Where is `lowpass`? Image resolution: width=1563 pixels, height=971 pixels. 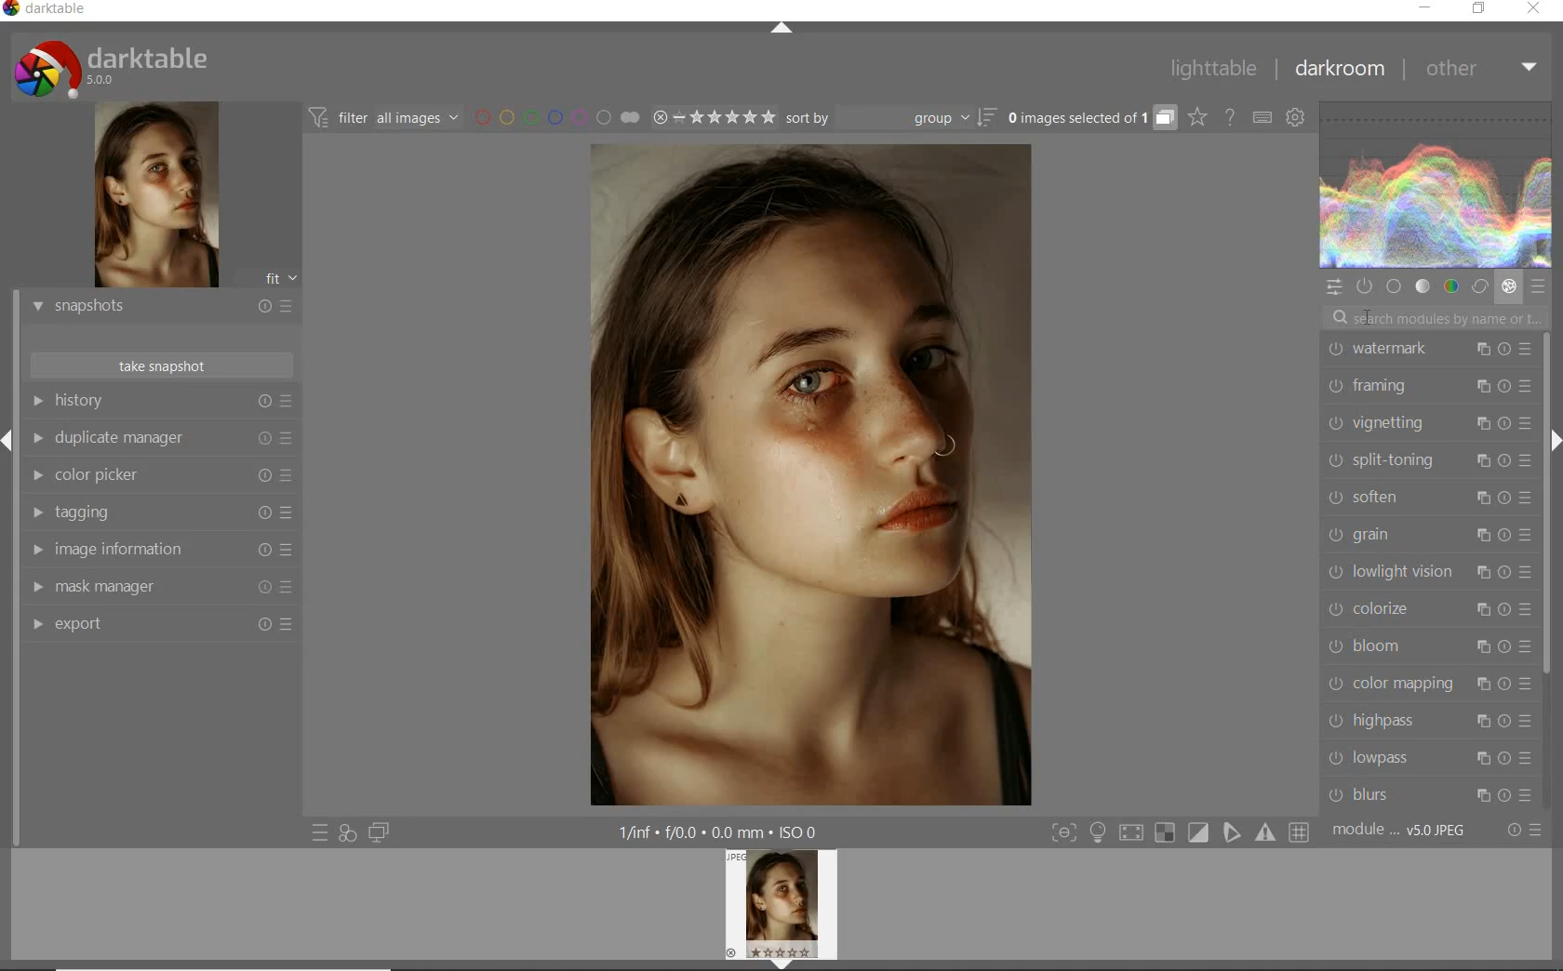 lowpass is located at coordinates (1428, 758).